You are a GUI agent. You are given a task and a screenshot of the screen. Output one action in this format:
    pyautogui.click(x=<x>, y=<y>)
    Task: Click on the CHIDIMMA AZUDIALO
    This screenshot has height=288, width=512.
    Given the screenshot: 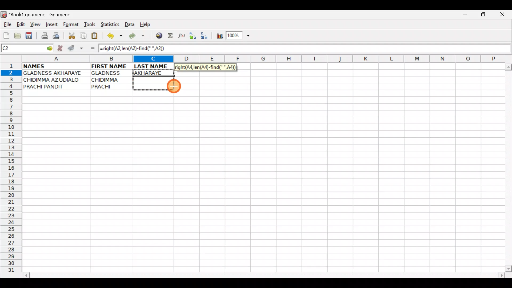 What is the action you would take?
    pyautogui.click(x=53, y=80)
    